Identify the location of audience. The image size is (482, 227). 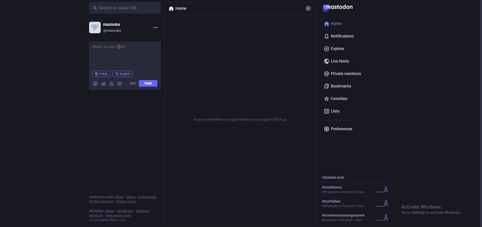
(102, 74).